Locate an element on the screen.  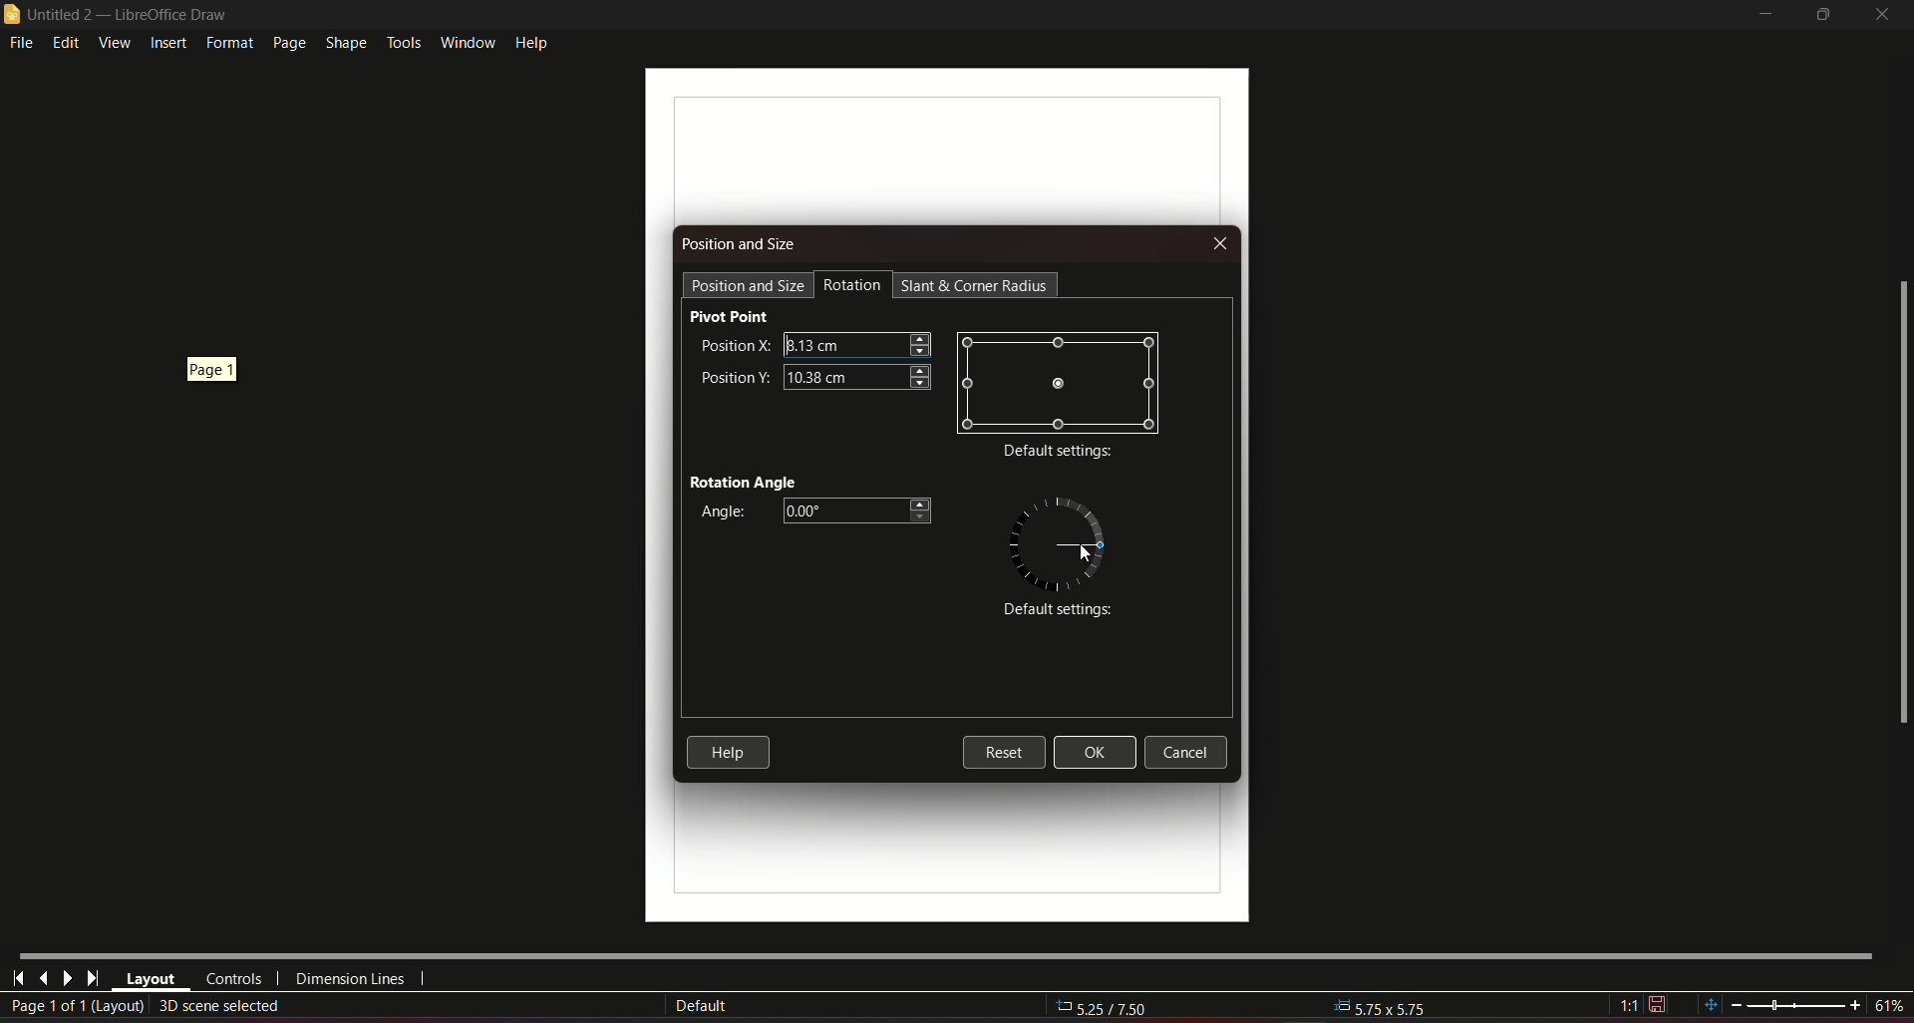
insert is located at coordinates (167, 44).